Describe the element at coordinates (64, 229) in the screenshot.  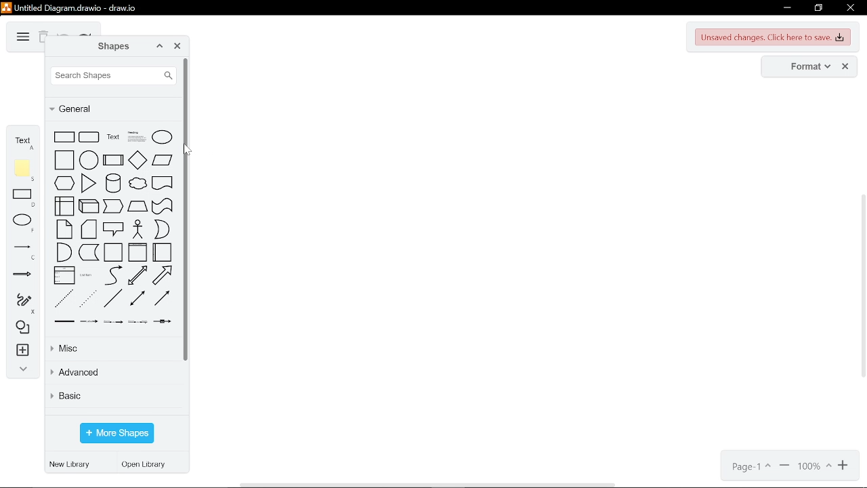
I see `note` at that location.